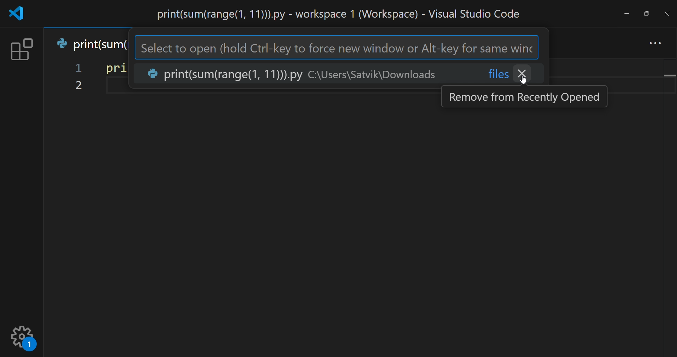  I want to click on » print(sum(range(1, 11))).py C:\Users\Satvik\Downloads, so click(293, 74).